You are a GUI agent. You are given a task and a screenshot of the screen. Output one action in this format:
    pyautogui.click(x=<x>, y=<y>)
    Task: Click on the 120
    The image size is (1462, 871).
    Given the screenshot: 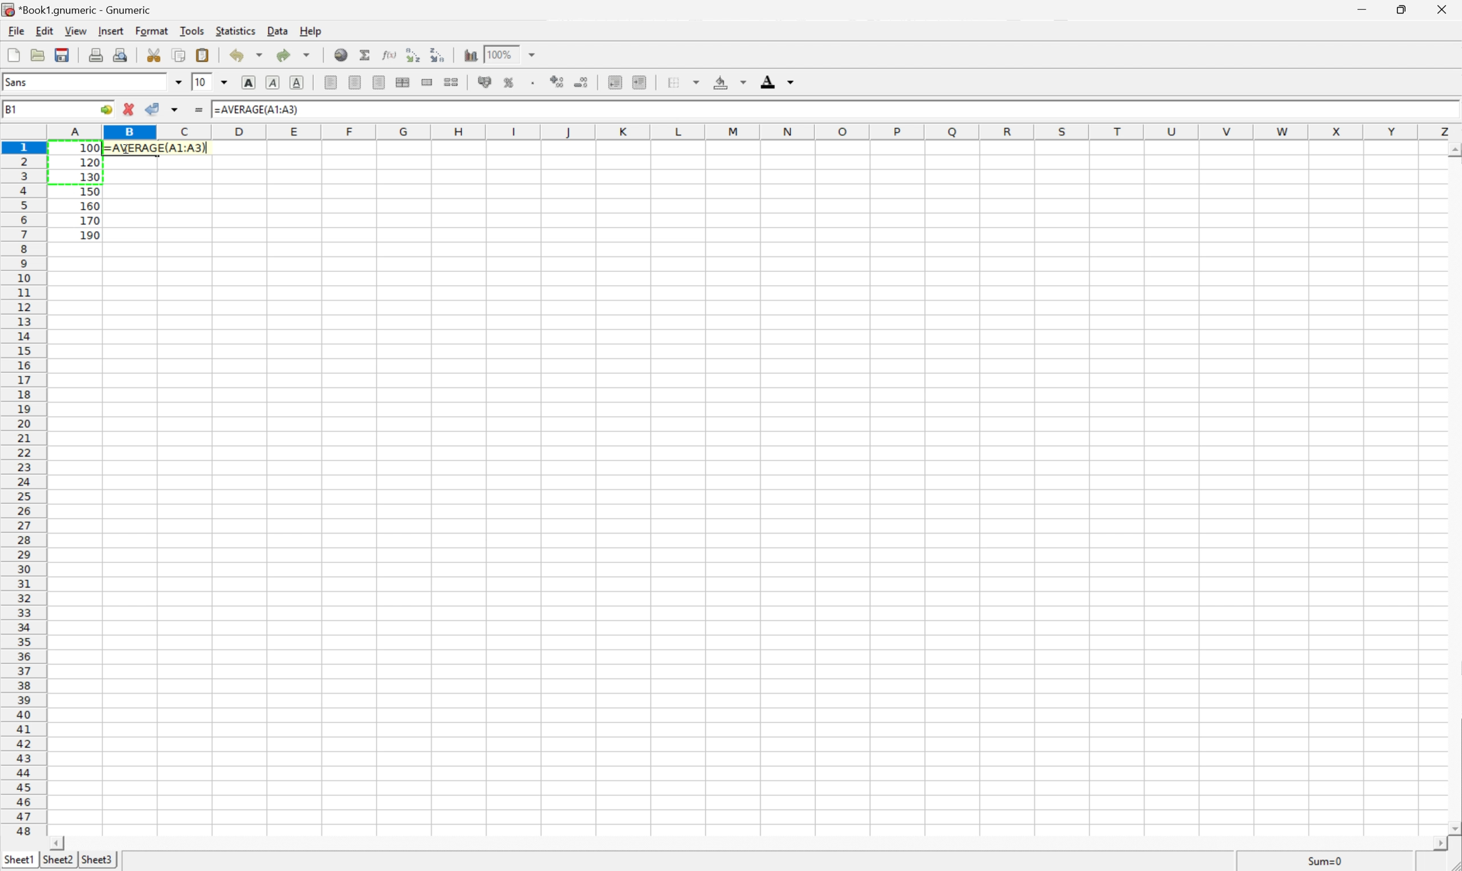 What is the action you would take?
    pyautogui.click(x=90, y=161)
    